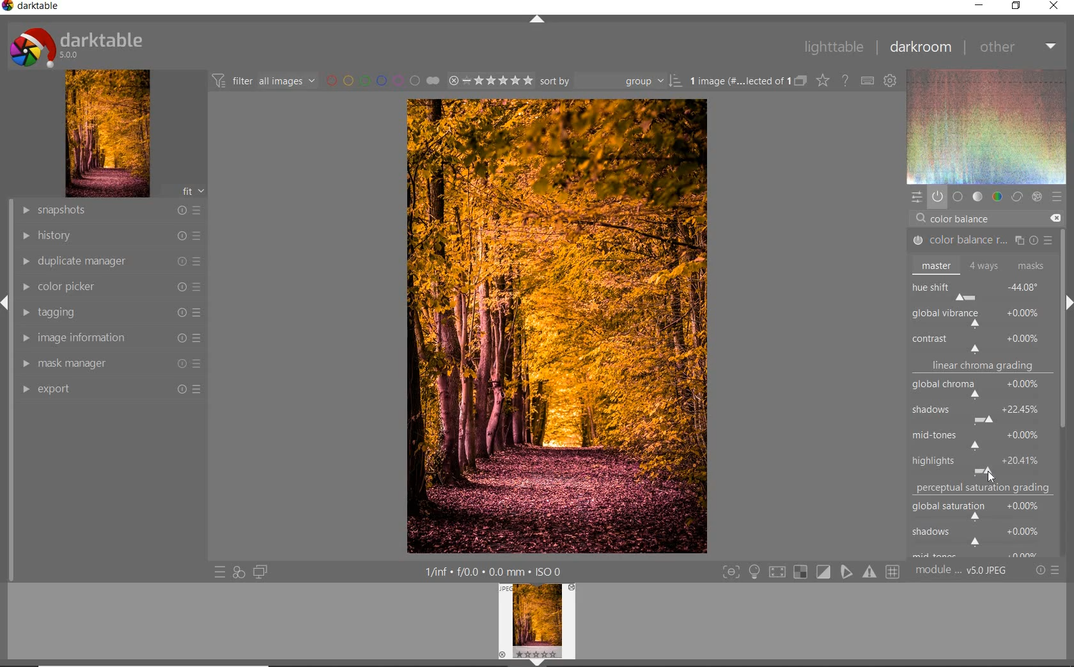 The height and width of the screenshot is (667, 1074). Describe the element at coordinates (982, 368) in the screenshot. I see `linear chroma grading` at that location.